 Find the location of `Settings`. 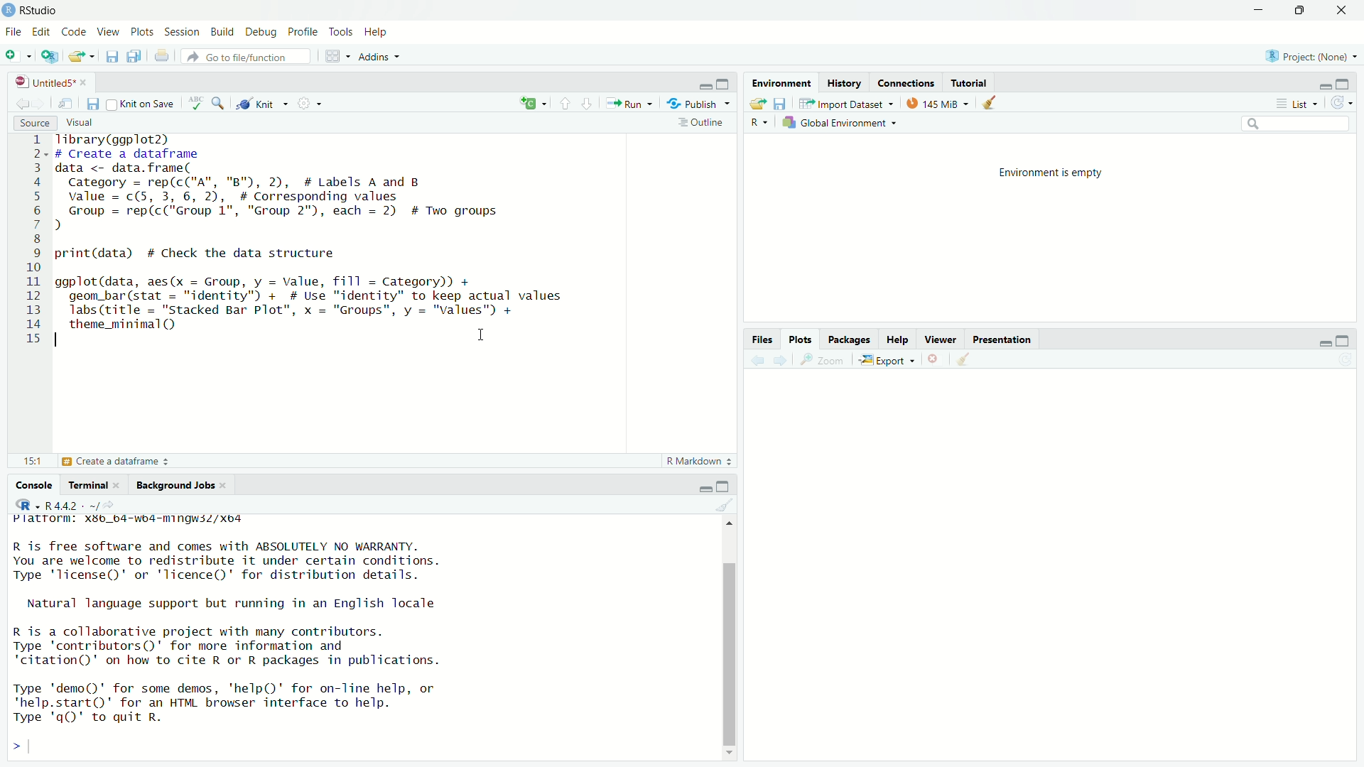

Settings is located at coordinates (310, 102).